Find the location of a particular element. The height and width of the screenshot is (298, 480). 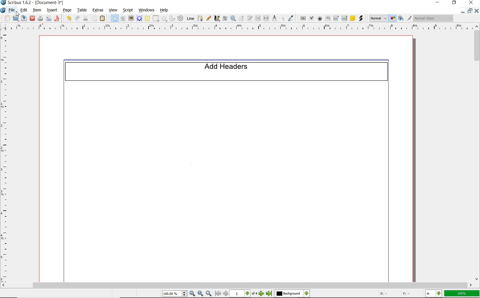

copy item properties is located at coordinates (282, 18).